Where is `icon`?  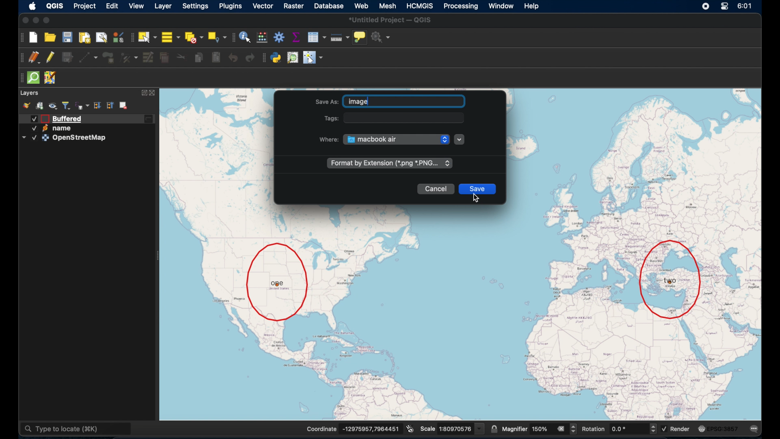
icon is located at coordinates (45, 128).